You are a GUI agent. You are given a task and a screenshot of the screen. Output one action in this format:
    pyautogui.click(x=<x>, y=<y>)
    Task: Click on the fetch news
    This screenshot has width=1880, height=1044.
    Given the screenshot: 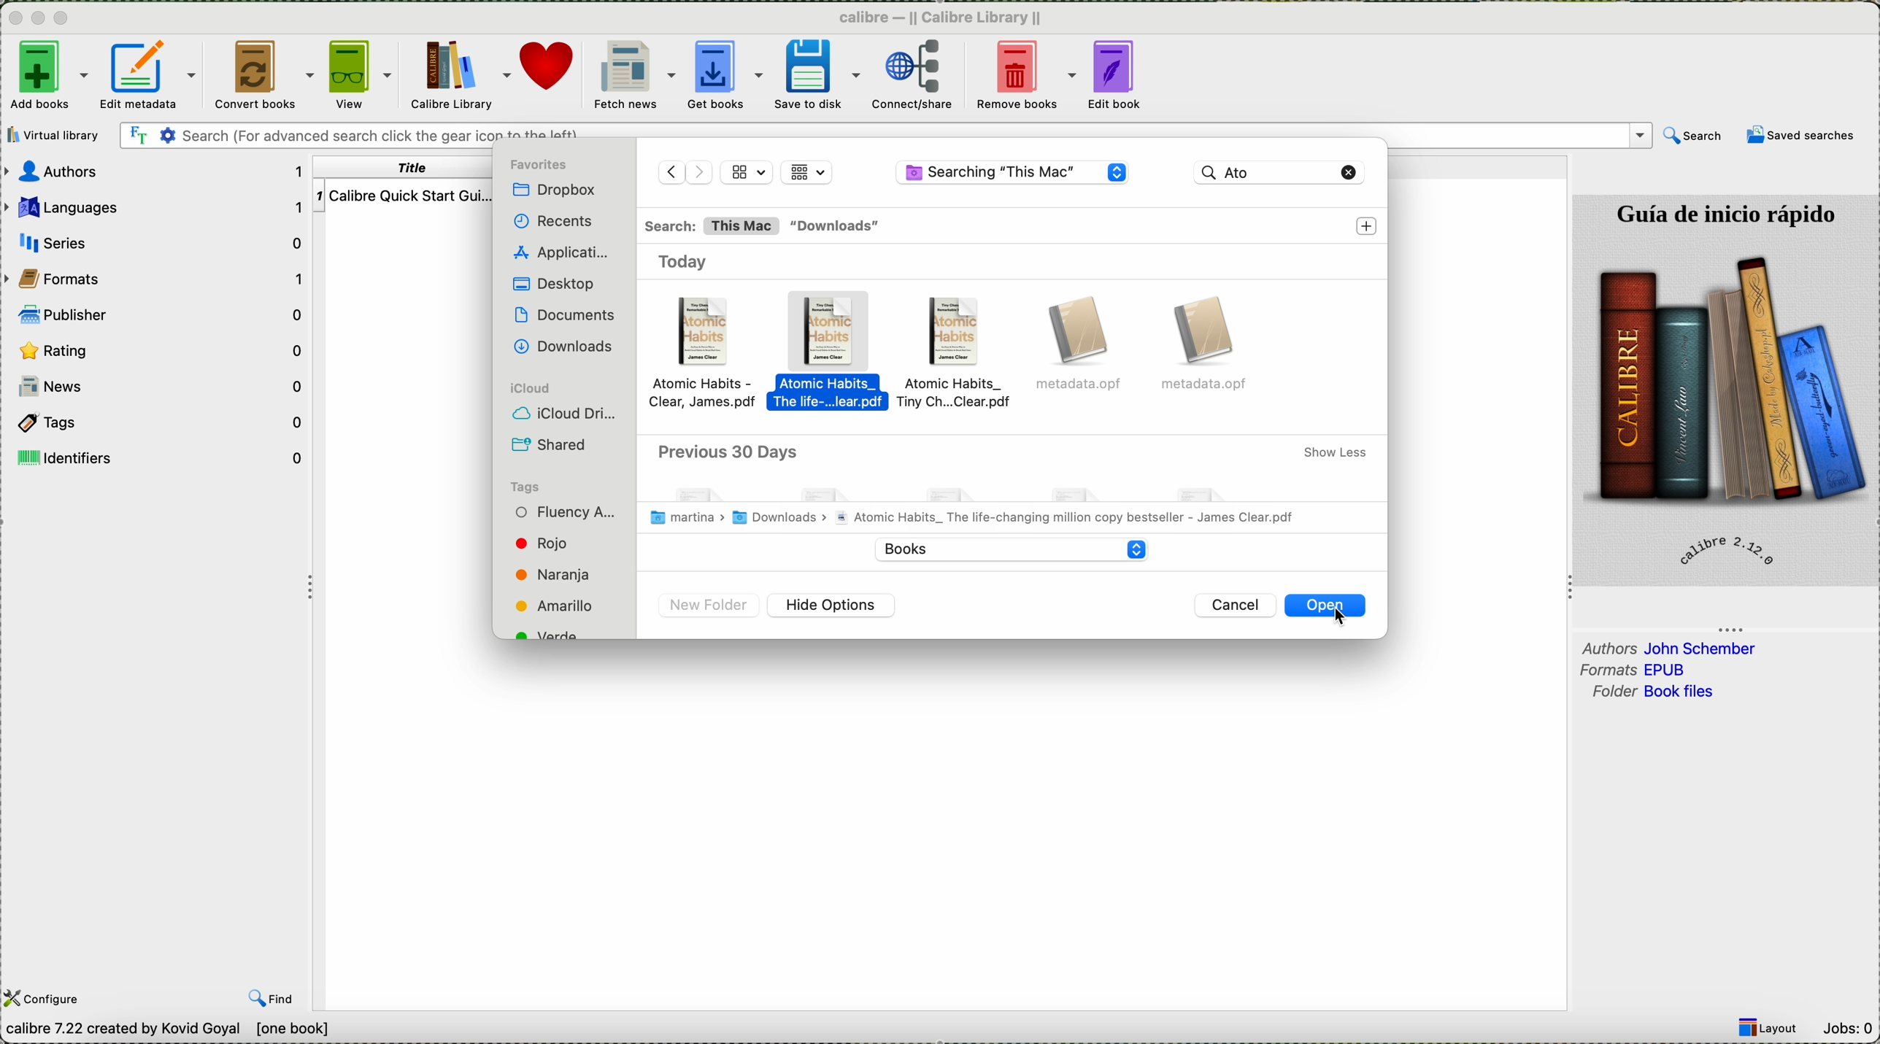 What is the action you would take?
    pyautogui.click(x=634, y=76)
    